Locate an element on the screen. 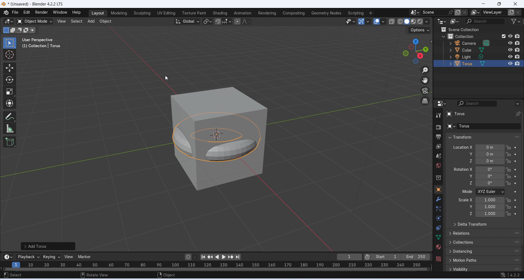 The image size is (524, 280). Location Y is located at coordinates (470, 154).